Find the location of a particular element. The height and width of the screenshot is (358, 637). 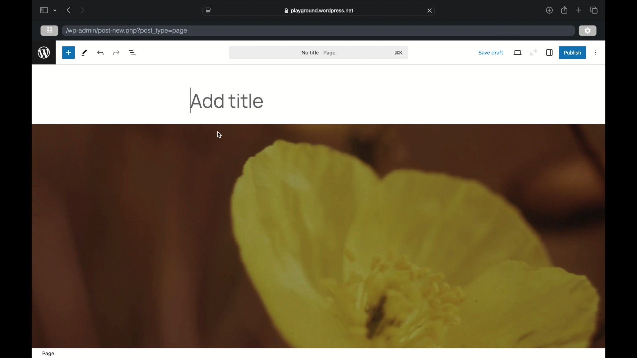

wordpress address is located at coordinates (127, 31).